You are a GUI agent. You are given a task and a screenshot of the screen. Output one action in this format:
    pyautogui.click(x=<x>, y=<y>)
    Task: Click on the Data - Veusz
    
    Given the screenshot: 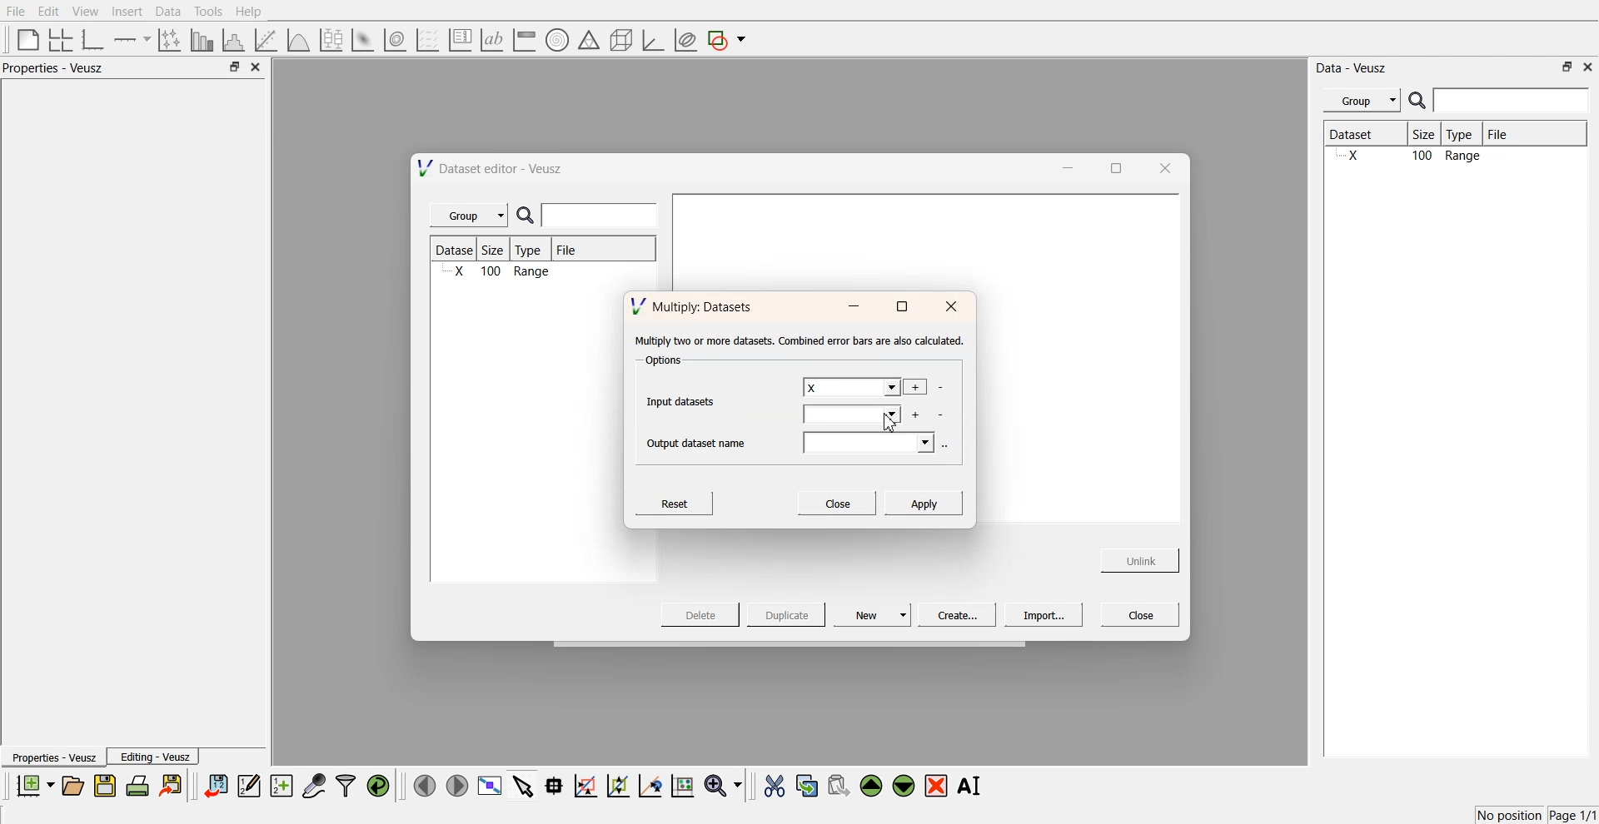 What is the action you would take?
    pyautogui.click(x=1352, y=68)
    